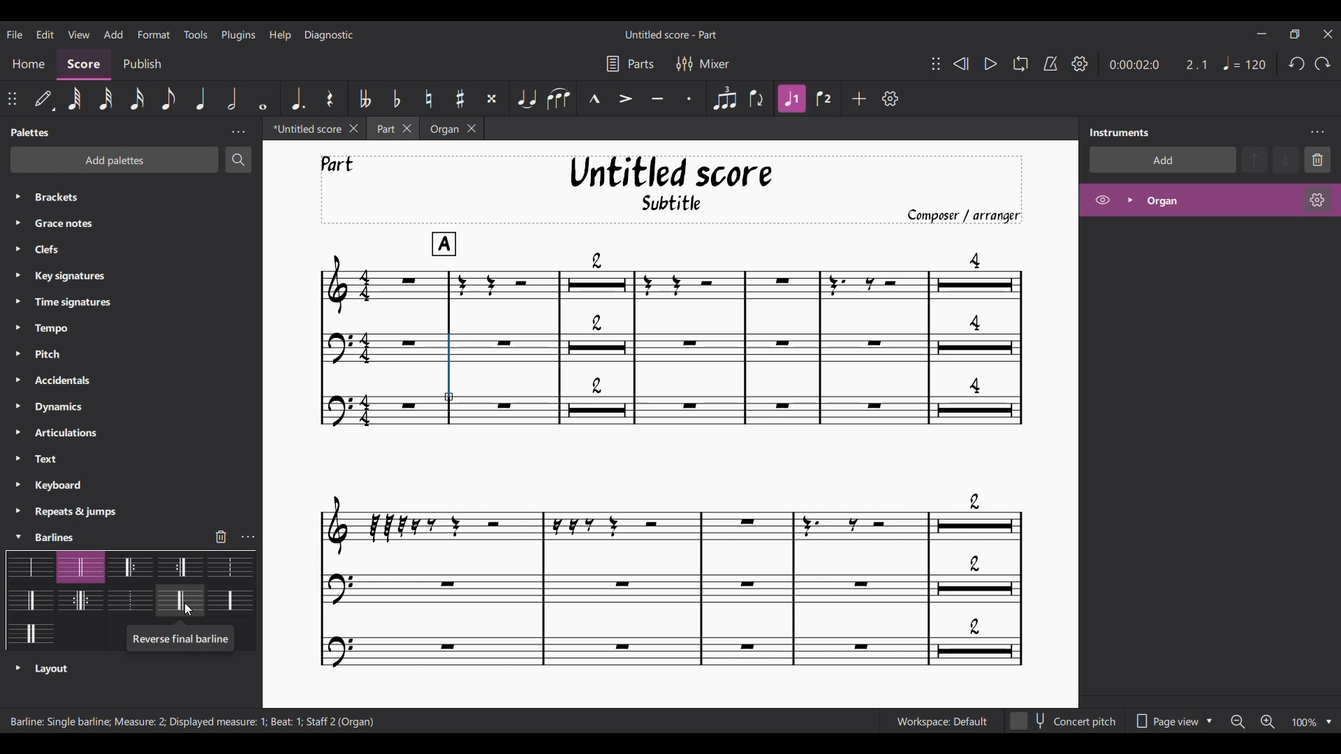 Image resolution: width=1341 pixels, height=754 pixels. What do you see at coordinates (44, 99) in the screenshot?
I see `Default` at bounding box center [44, 99].